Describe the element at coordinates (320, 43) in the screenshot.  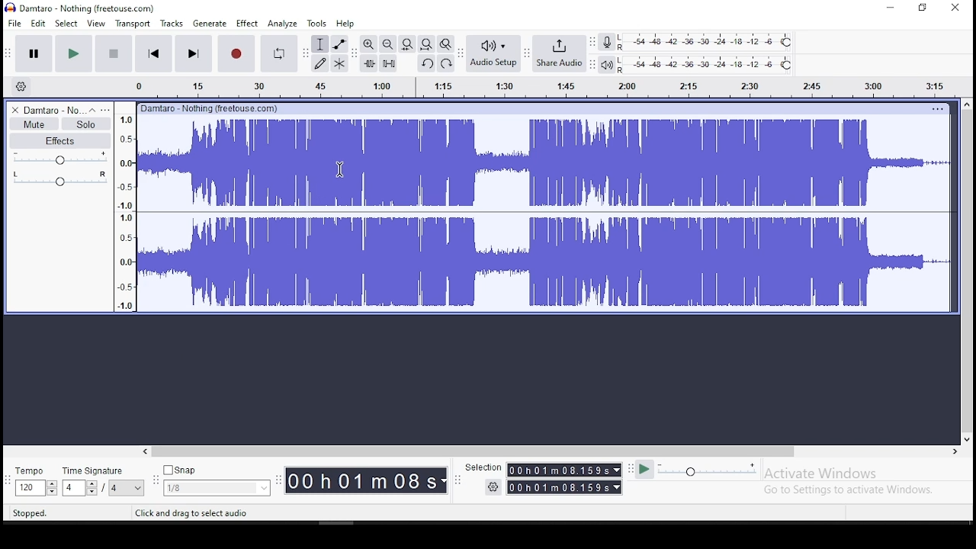
I see `selection tool` at that location.